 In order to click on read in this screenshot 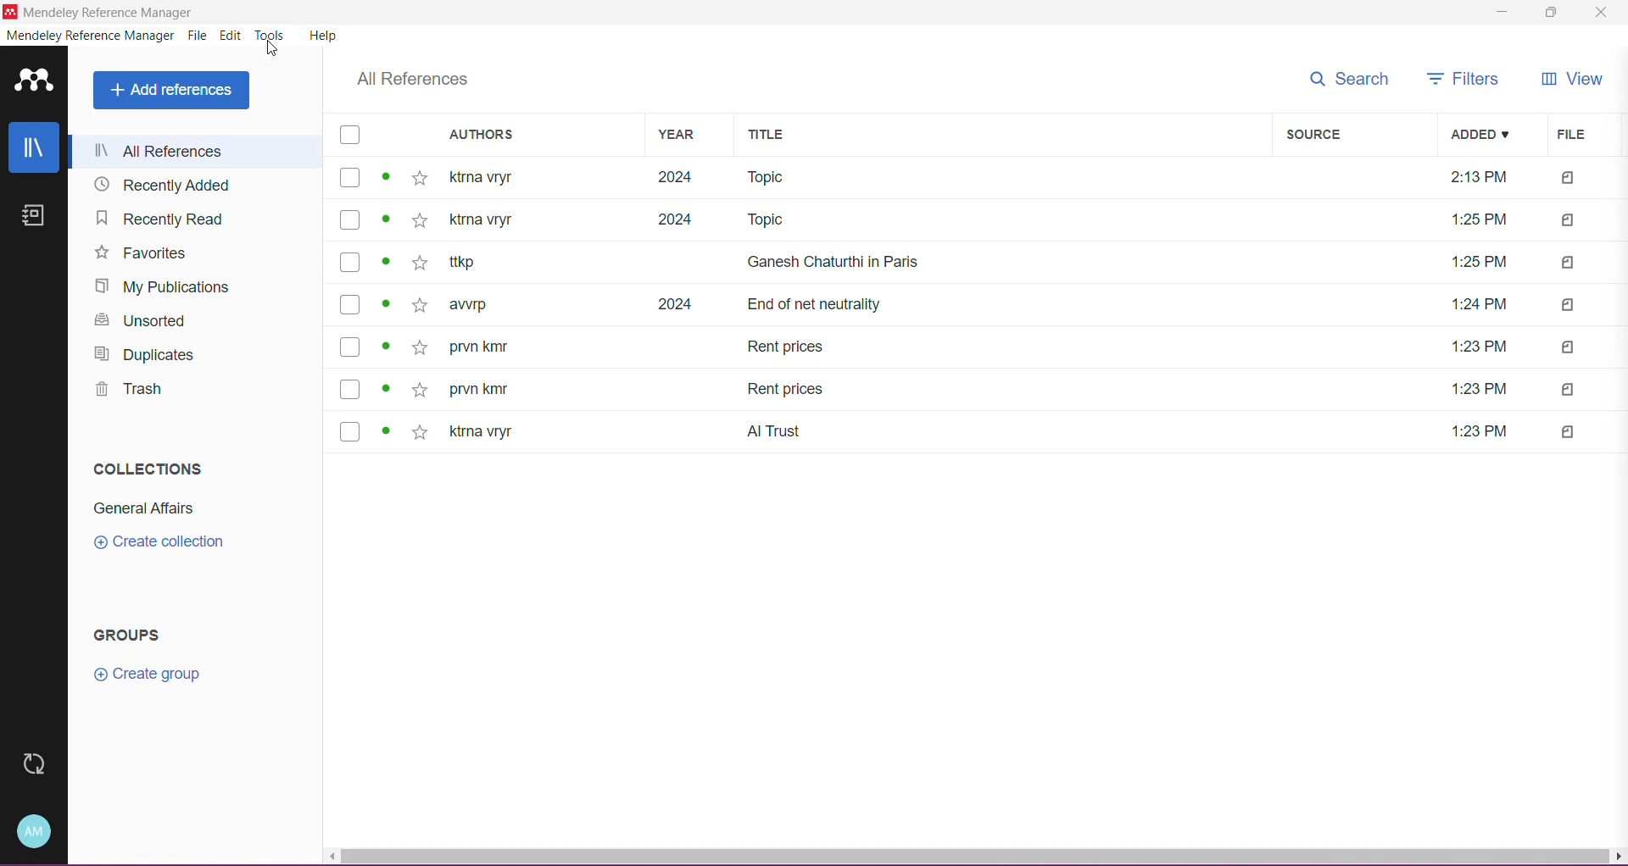, I will do `click(388, 430)`.